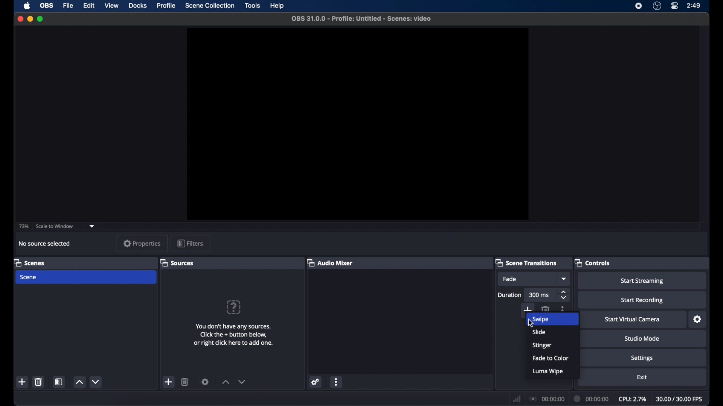  What do you see at coordinates (642, 359) in the screenshot?
I see `settings` at bounding box center [642, 359].